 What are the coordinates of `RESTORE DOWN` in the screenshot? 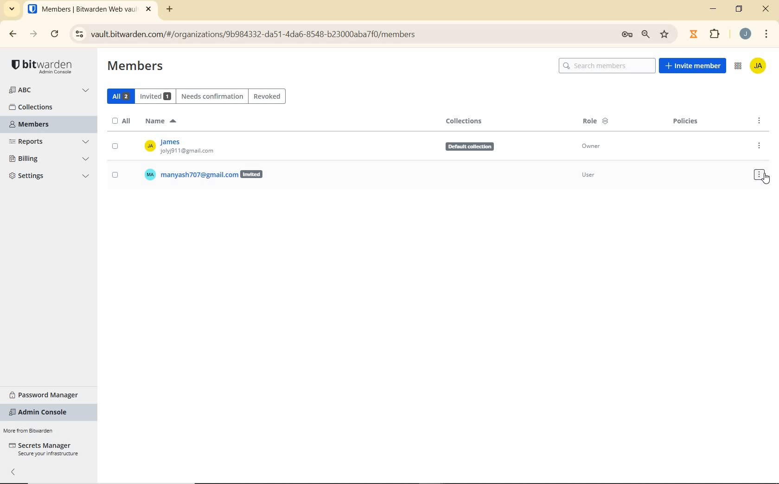 It's located at (740, 11).